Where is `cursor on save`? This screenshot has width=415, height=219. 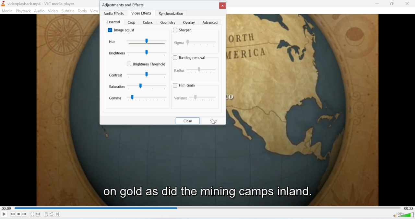 cursor on save is located at coordinates (216, 123).